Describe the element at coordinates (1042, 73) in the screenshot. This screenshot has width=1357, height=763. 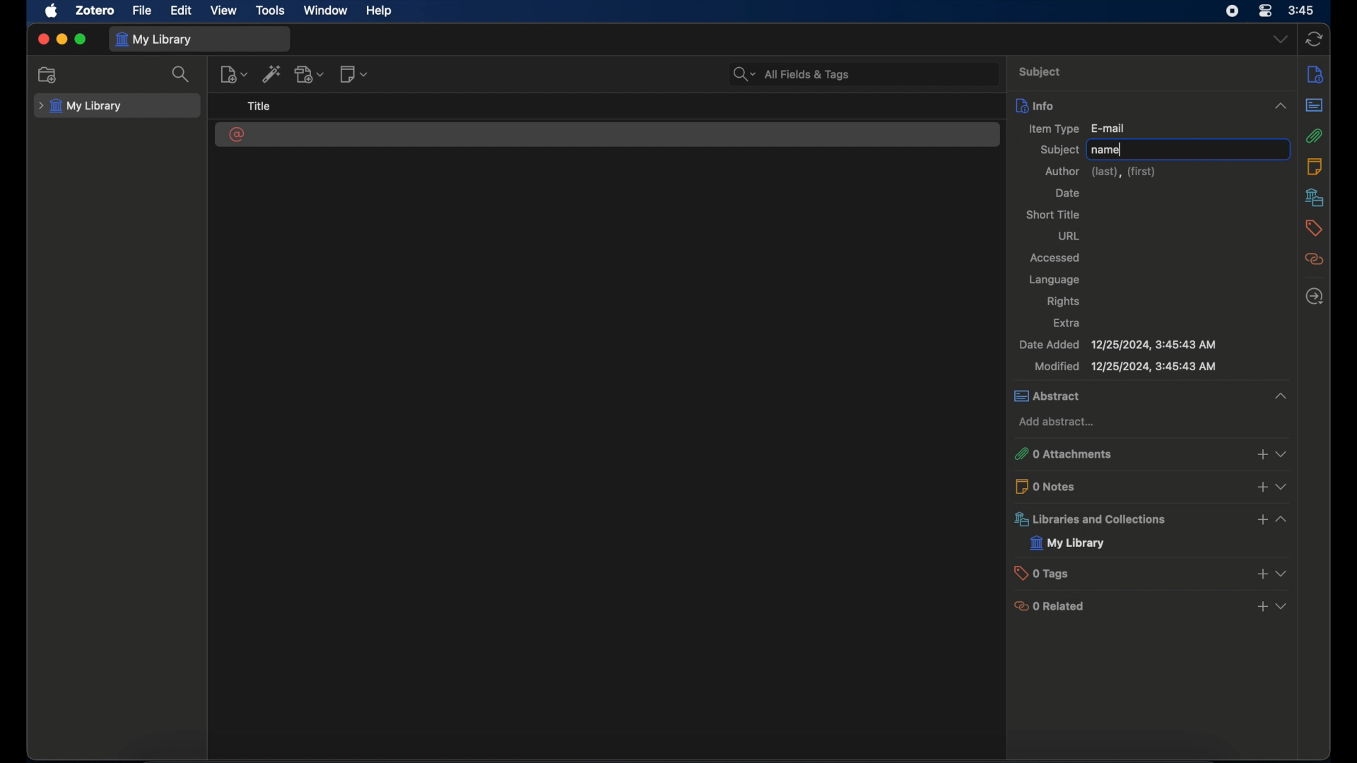
I see `subject` at that location.